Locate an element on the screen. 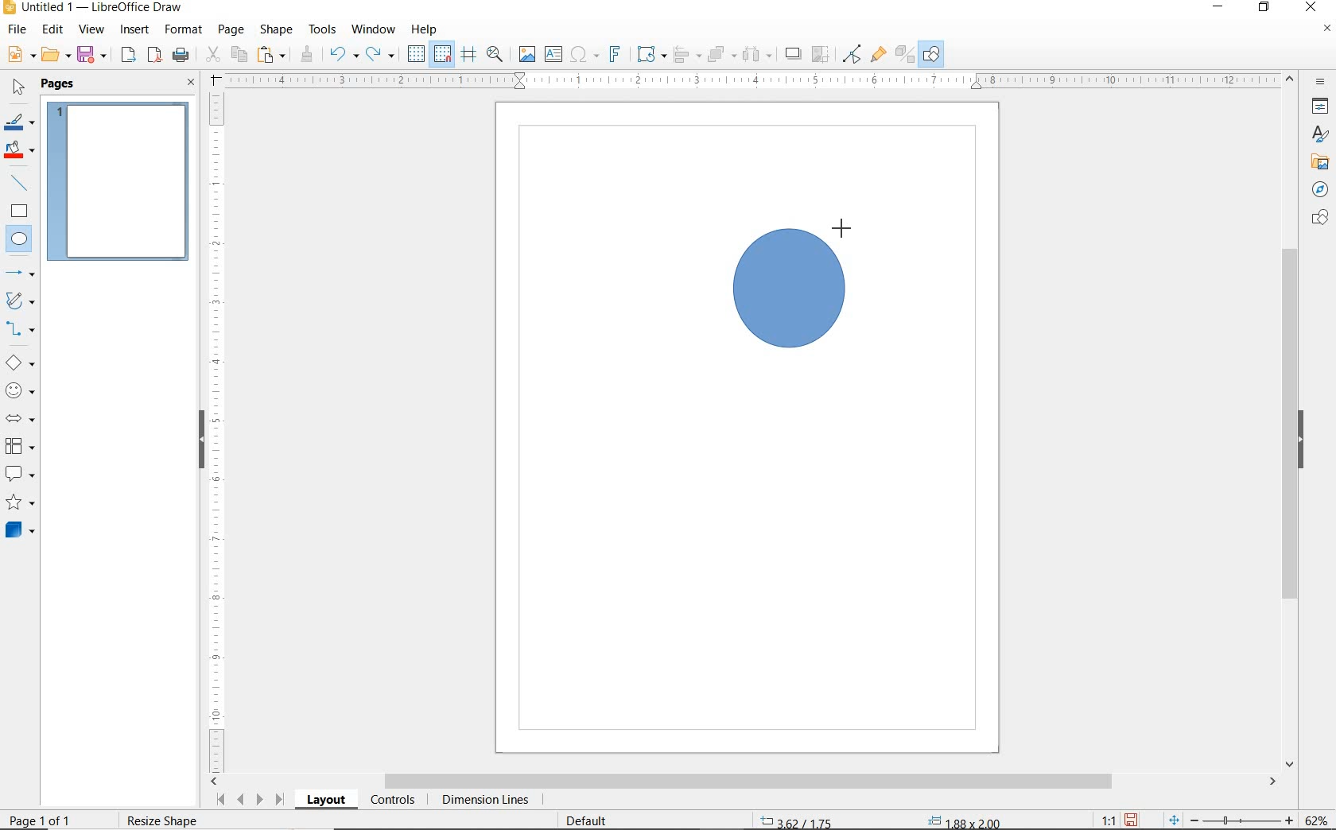 The image size is (1336, 830). INSERT is located at coordinates (137, 31).